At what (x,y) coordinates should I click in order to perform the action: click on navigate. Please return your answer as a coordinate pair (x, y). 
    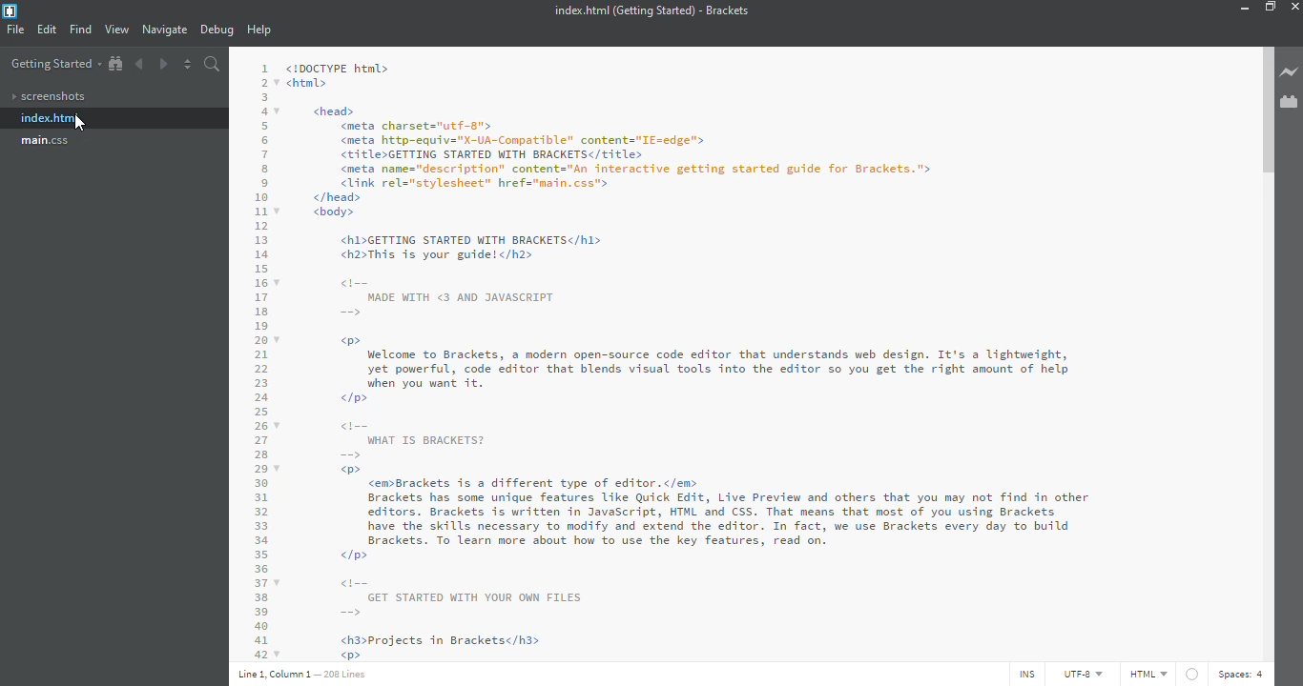
    Looking at the image, I should click on (165, 30).